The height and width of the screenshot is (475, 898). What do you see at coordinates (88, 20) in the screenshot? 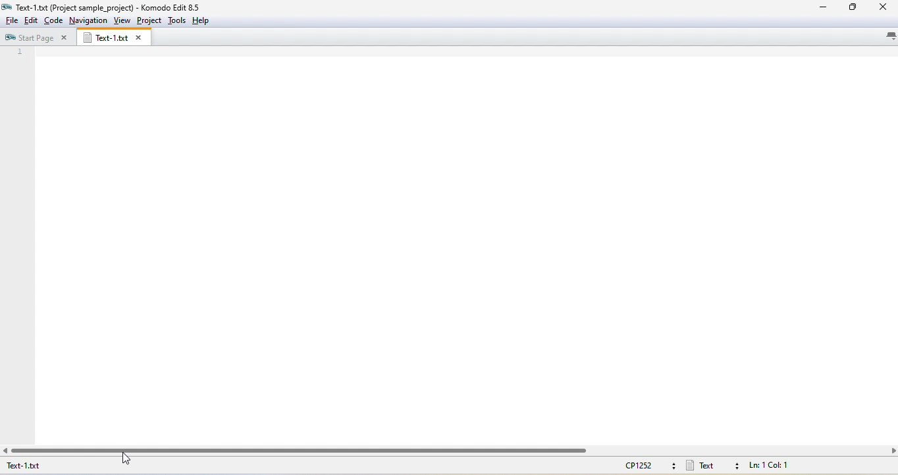
I see `navigation` at bounding box center [88, 20].